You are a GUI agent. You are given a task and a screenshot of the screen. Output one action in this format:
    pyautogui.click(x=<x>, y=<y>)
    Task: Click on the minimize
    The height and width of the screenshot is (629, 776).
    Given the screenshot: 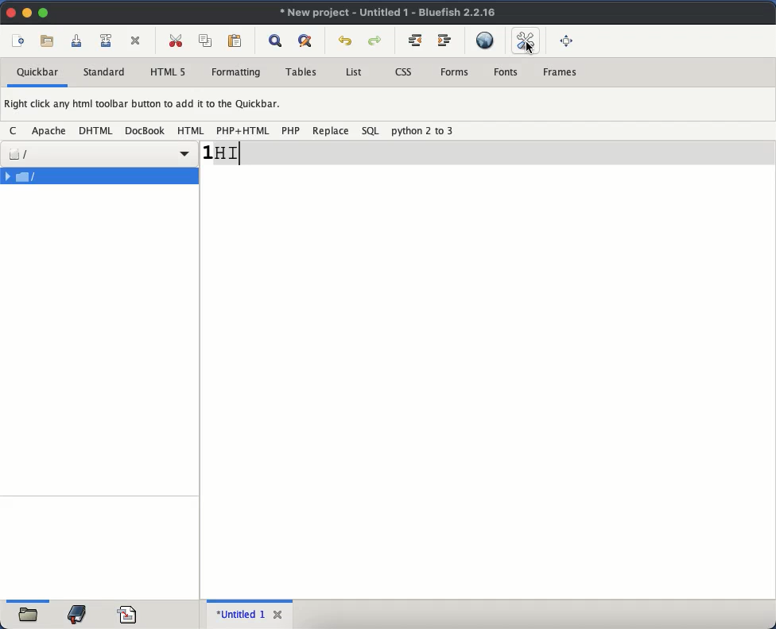 What is the action you would take?
    pyautogui.click(x=27, y=14)
    